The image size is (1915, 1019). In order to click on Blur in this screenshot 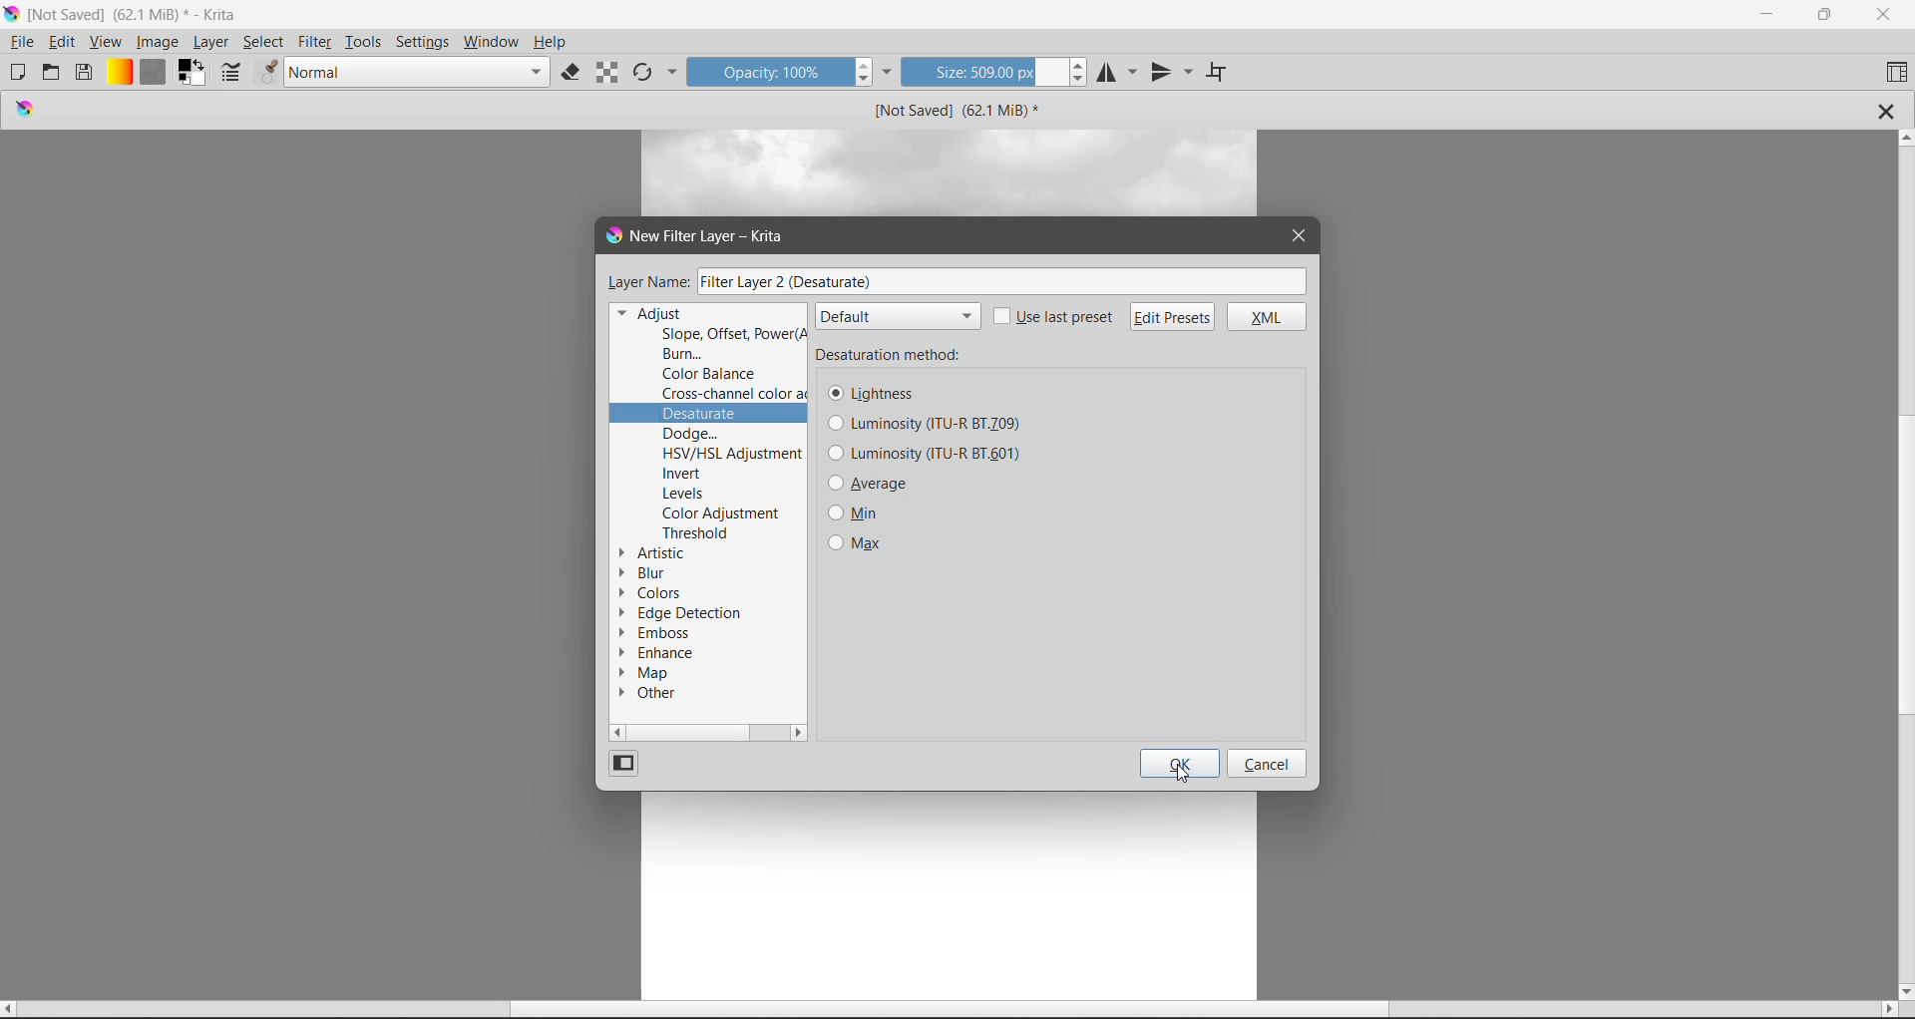, I will do `click(647, 573)`.